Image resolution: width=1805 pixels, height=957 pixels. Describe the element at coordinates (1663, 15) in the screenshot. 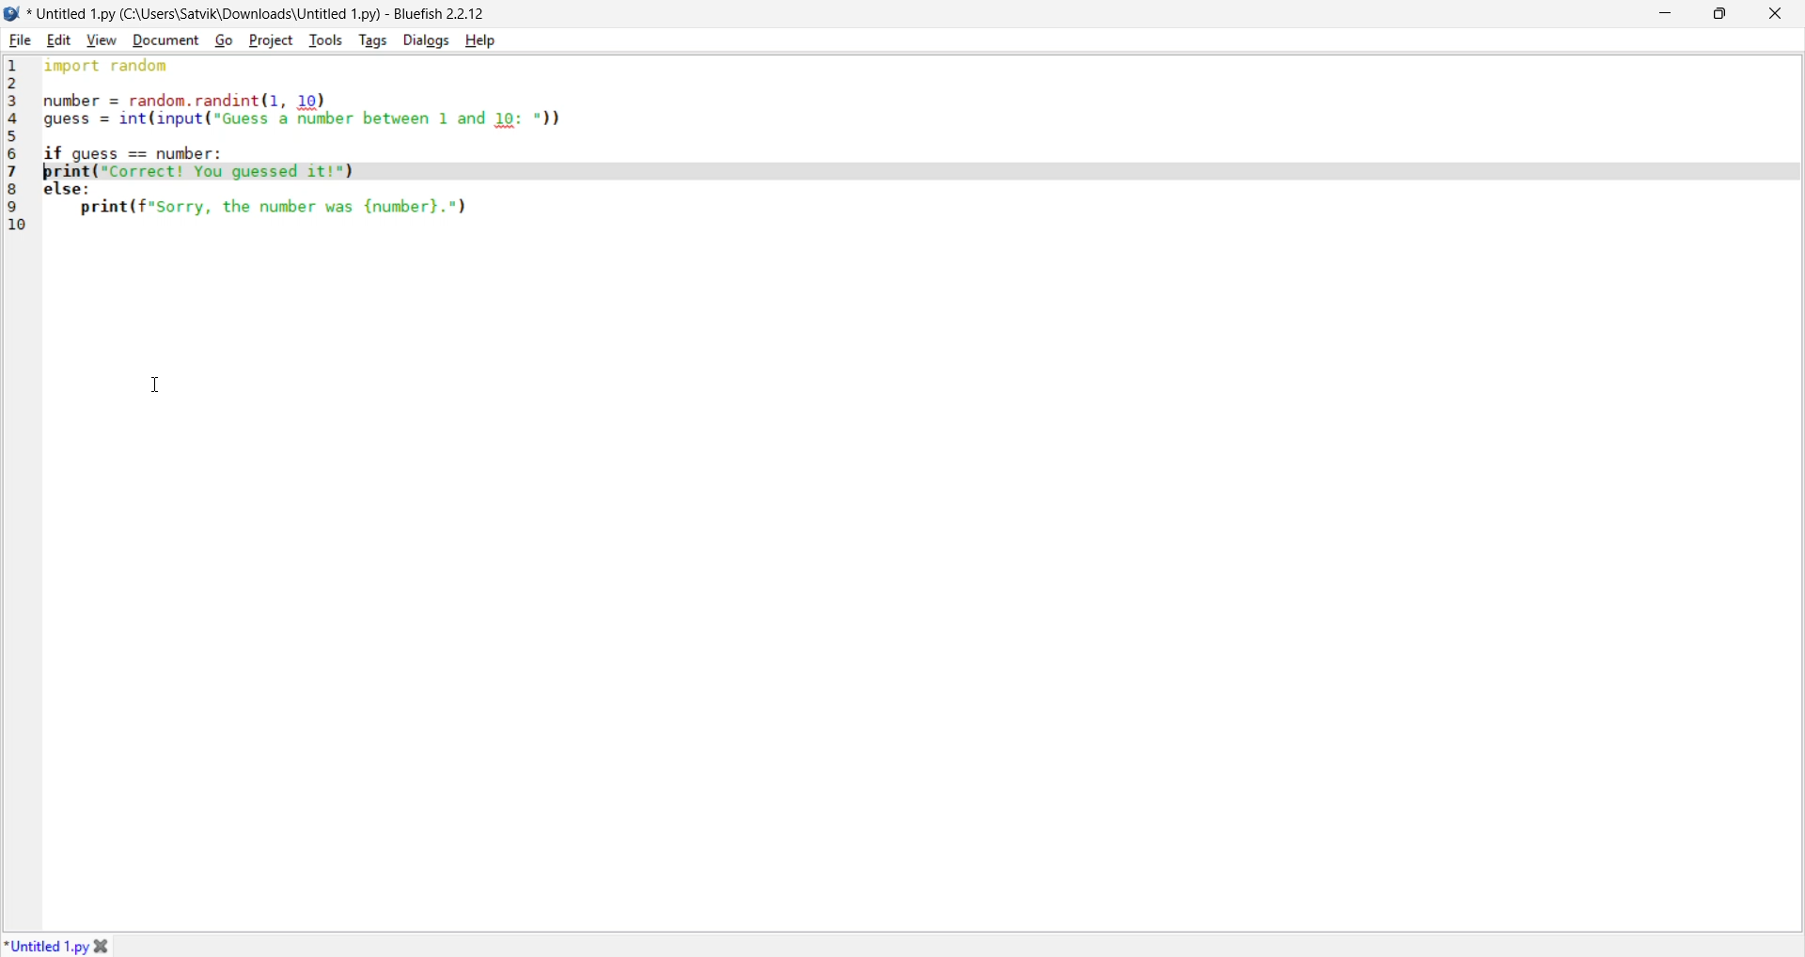

I see `minimize` at that location.